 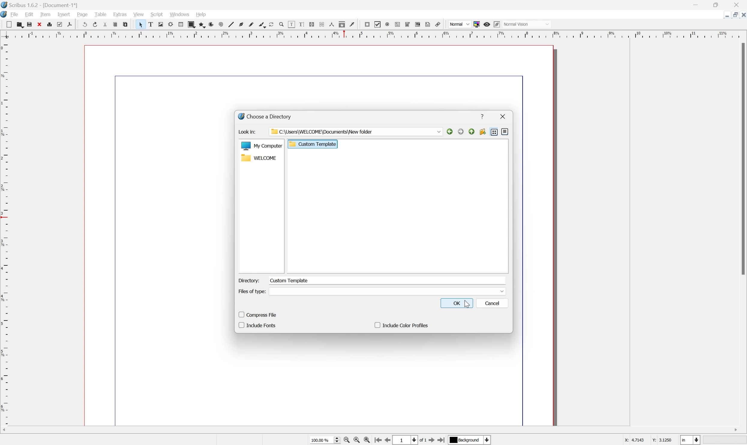 What do you see at coordinates (397, 24) in the screenshot?
I see `PDF text field` at bounding box center [397, 24].